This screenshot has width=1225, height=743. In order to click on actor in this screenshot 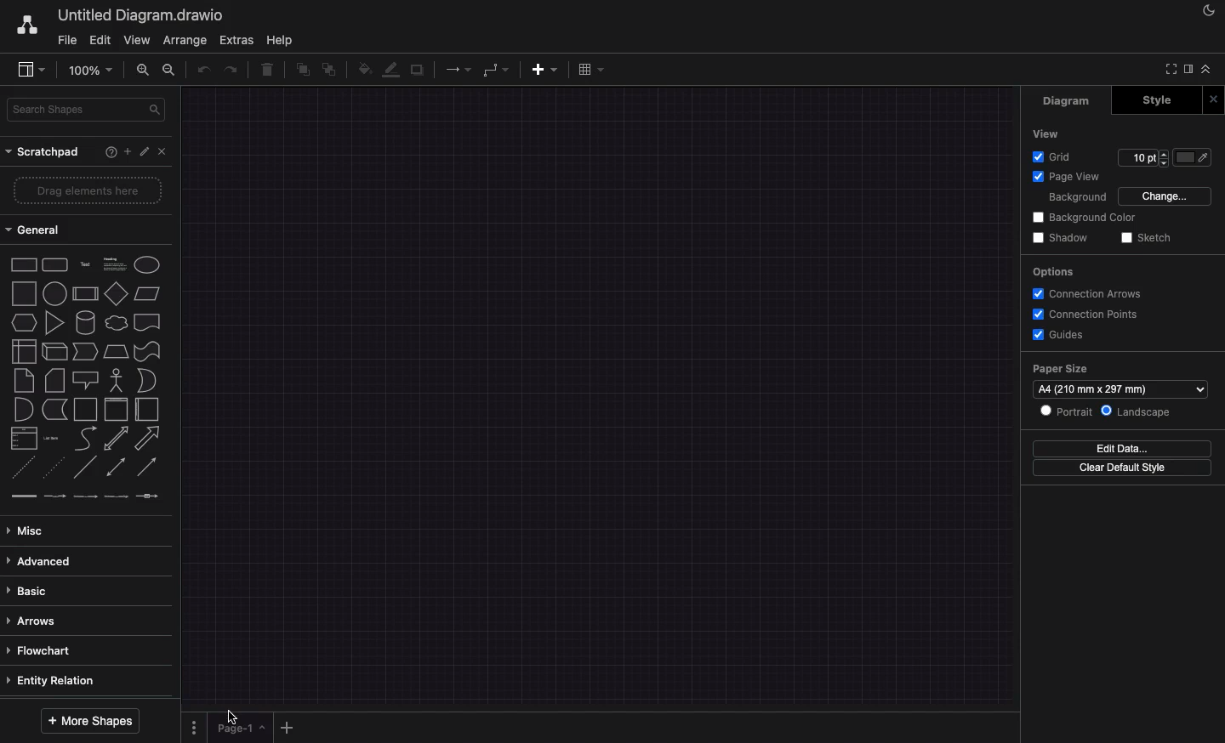, I will do `click(116, 381)`.